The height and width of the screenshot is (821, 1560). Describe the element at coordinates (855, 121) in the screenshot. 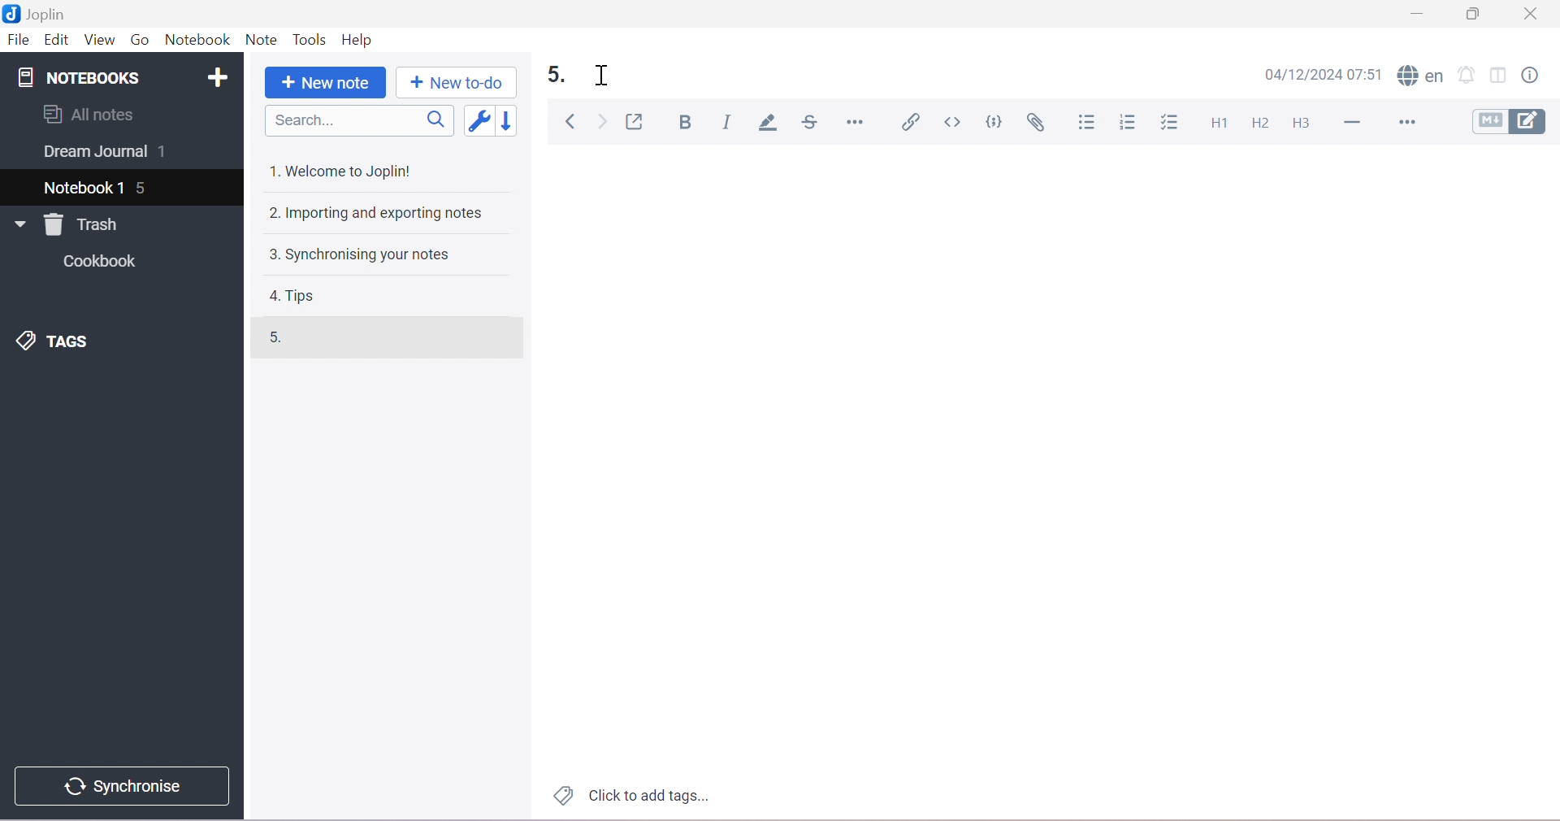

I see `Horizontal rule` at that location.